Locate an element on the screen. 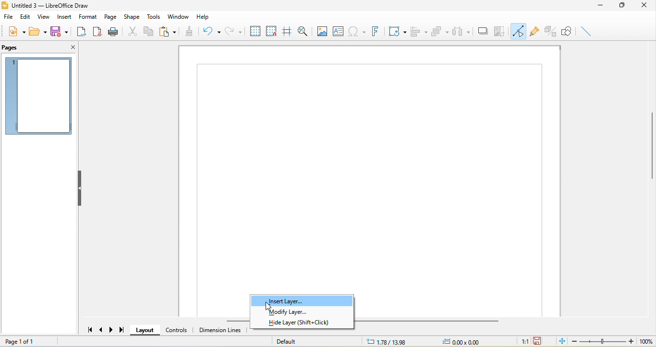  save is located at coordinates (62, 31).